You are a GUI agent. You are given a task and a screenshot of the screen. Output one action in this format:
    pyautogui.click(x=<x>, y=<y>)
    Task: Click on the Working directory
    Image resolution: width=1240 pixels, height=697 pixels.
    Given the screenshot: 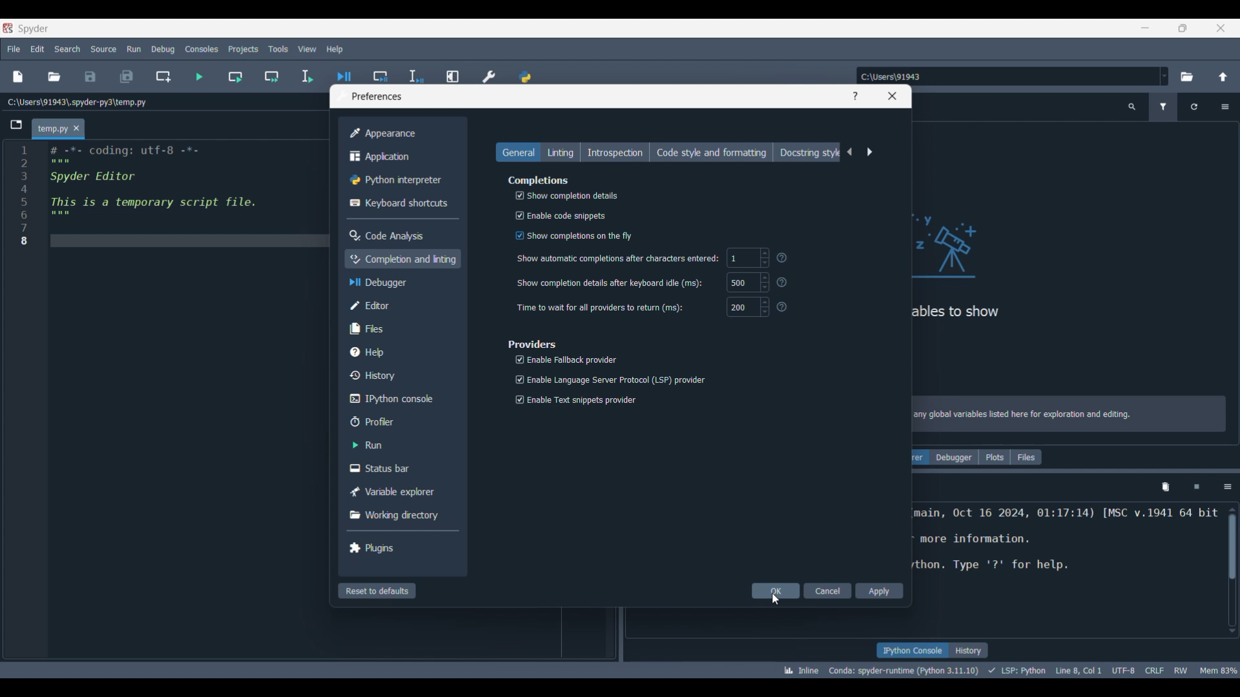 What is the action you would take?
    pyautogui.click(x=399, y=515)
    